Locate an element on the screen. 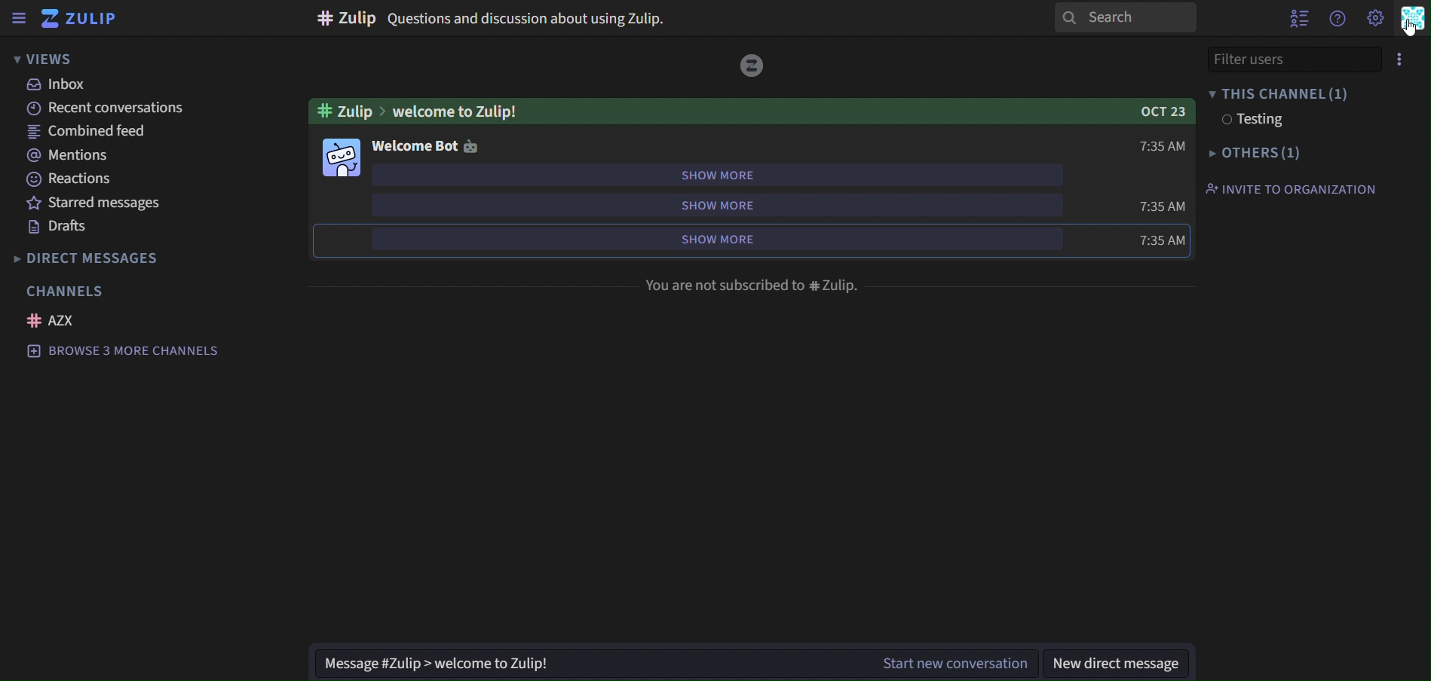 The image size is (1431, 681). channels is located at coordinates (72, 292).